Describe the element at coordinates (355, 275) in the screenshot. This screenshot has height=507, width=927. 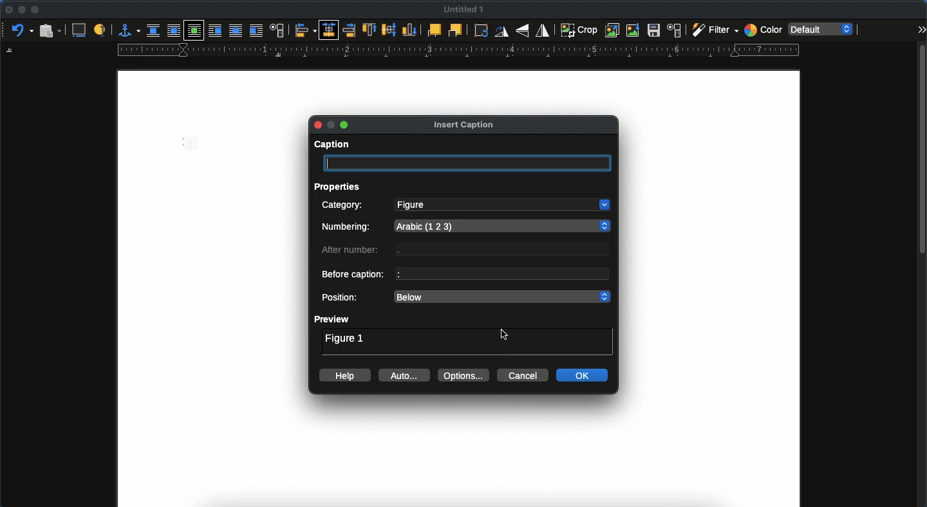
I see `before caption` at that location.